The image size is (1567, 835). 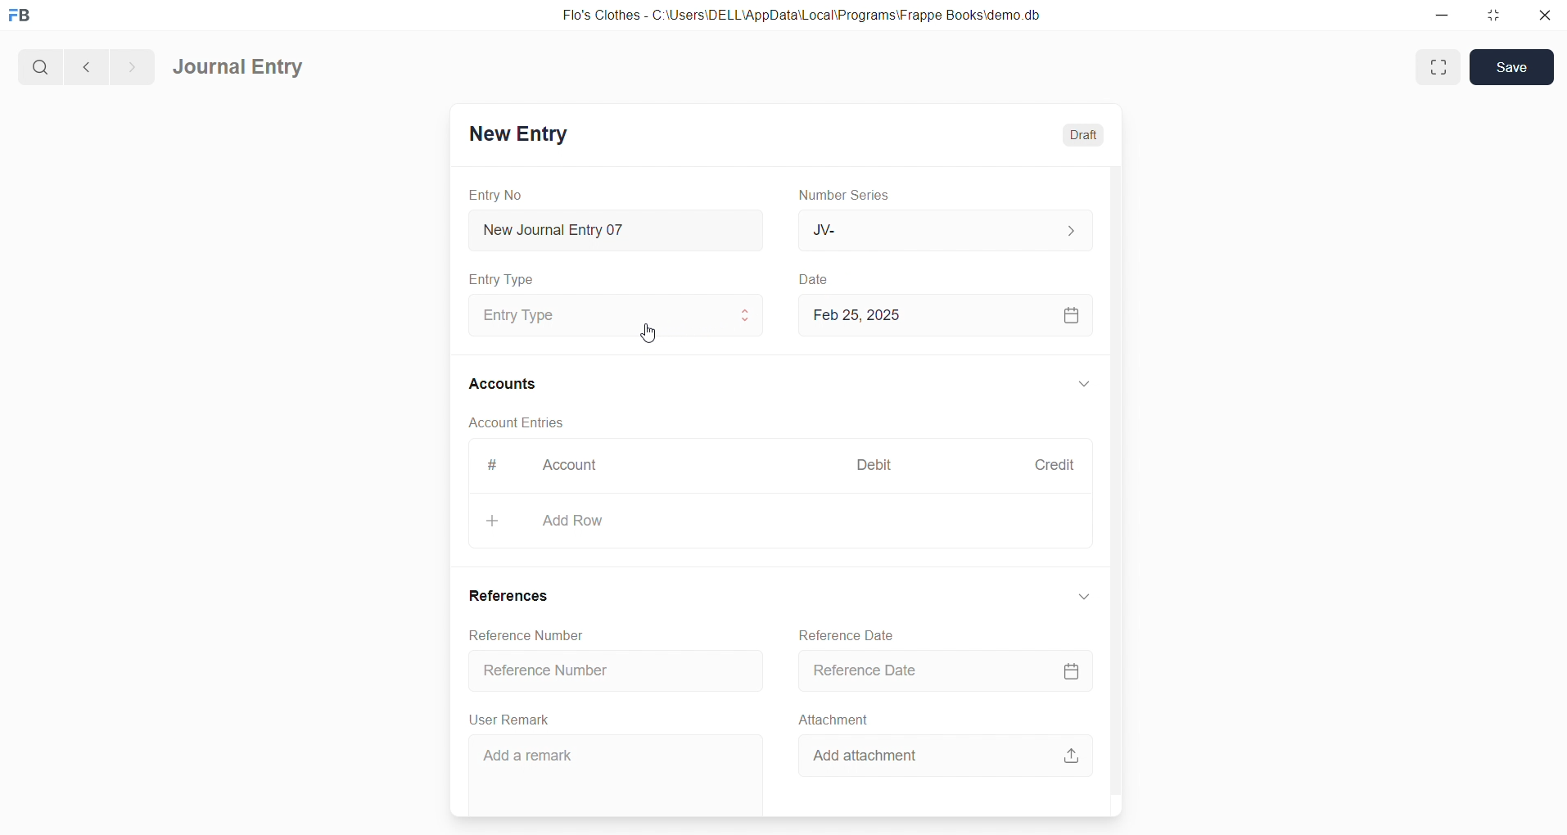 What do you see at coordinates (615, 673) in the screenshot?
I see `Reference Number` at bounding box center [615, 673].